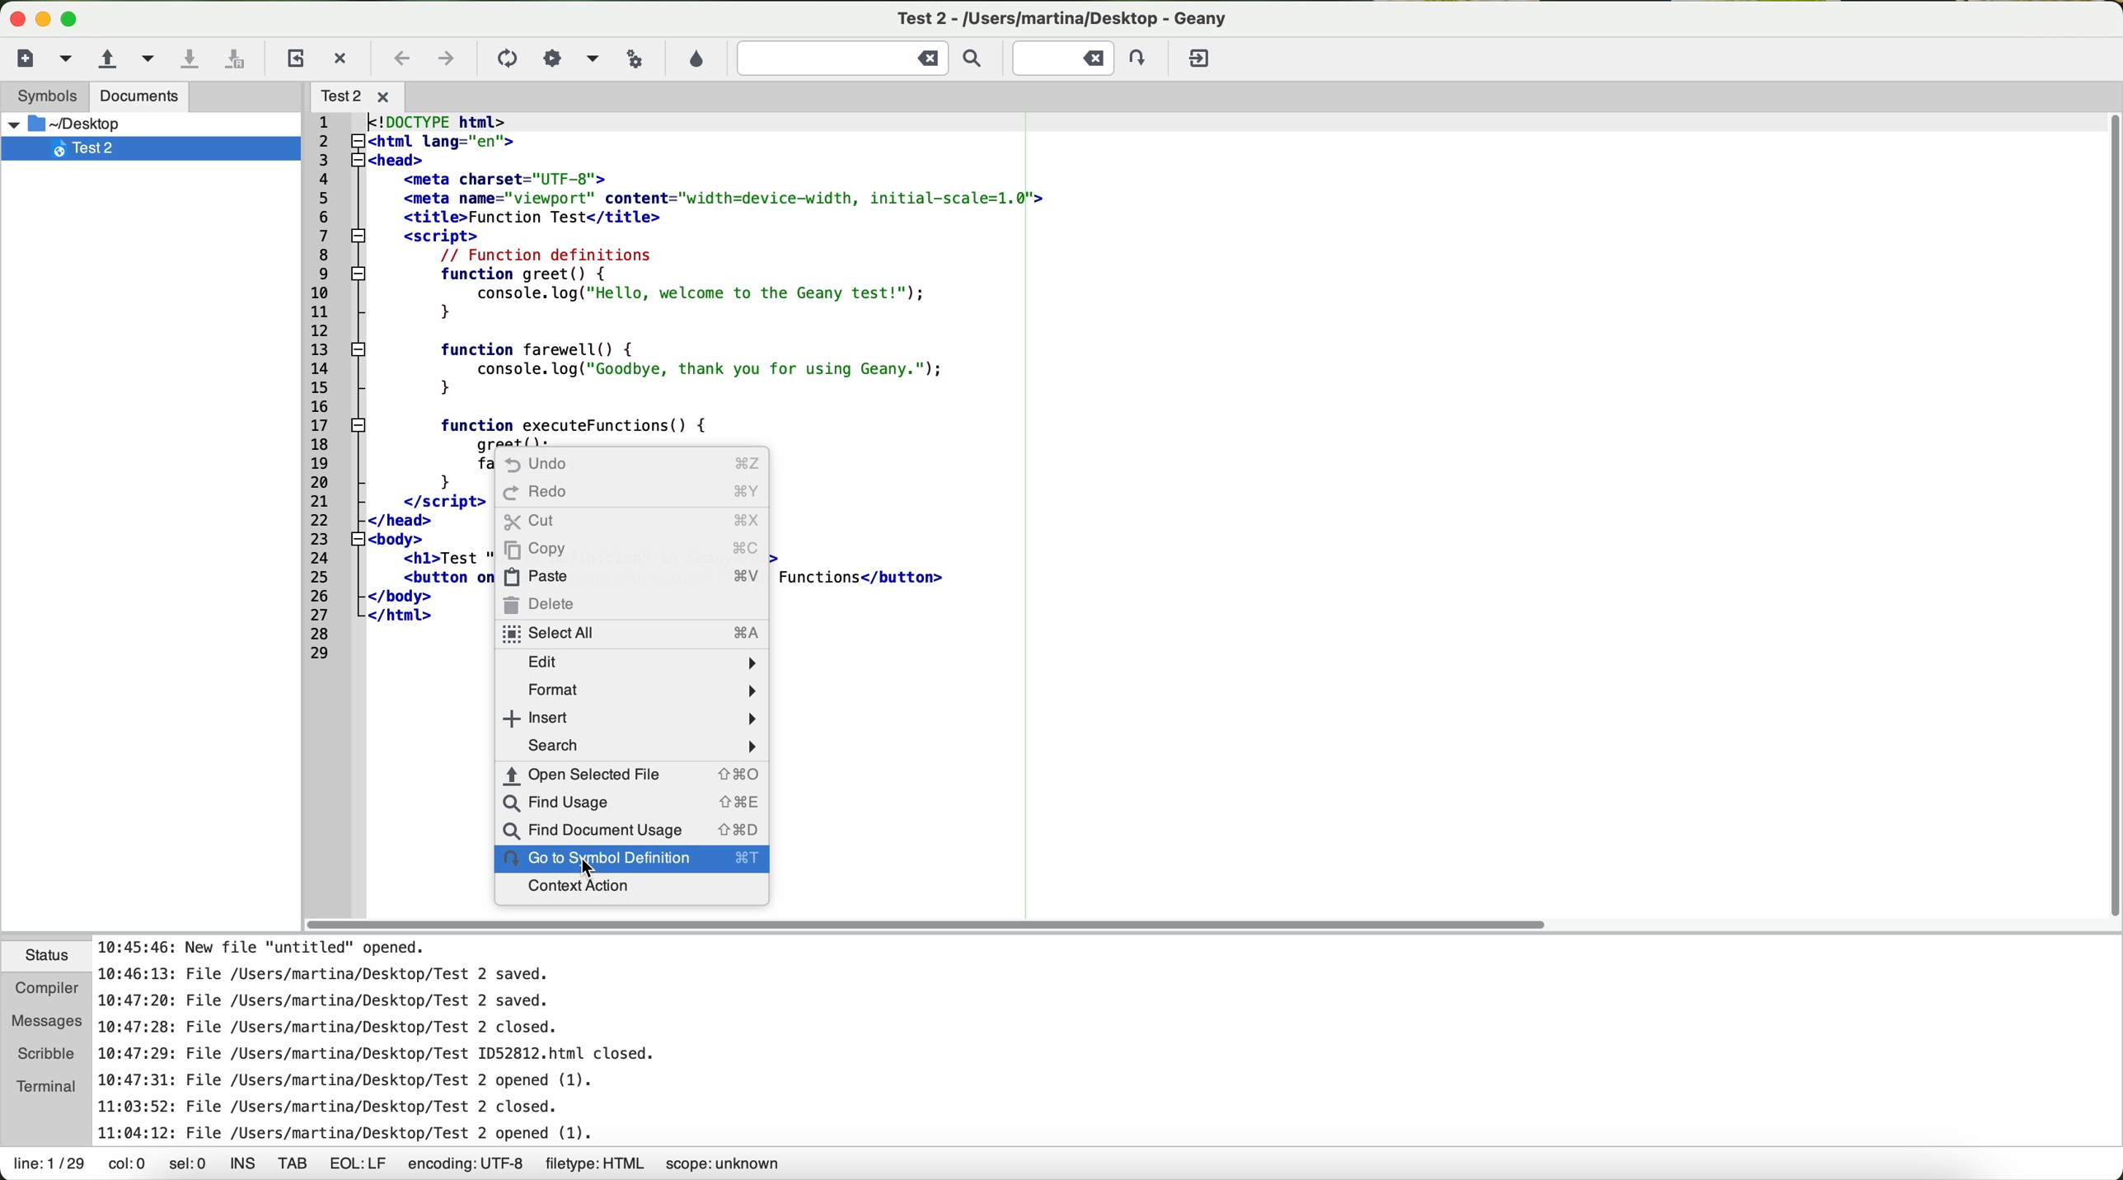  What do you see at coordinates (416, 1041) in the screenshot?
I see `notes` at bounding box center [416, 1041].